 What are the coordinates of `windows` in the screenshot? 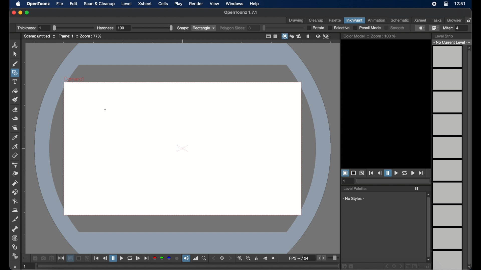 It's located at (234, 3).